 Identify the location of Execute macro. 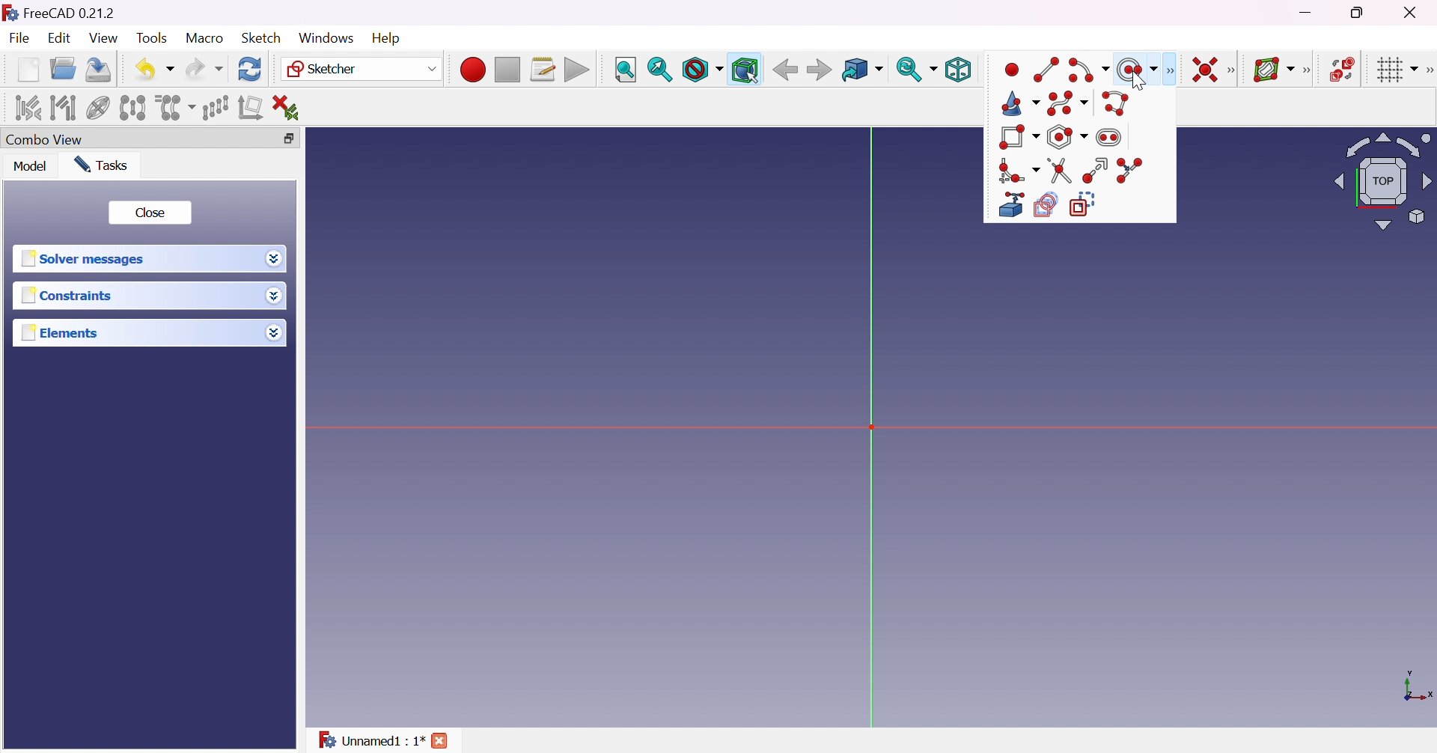
(577, 72).